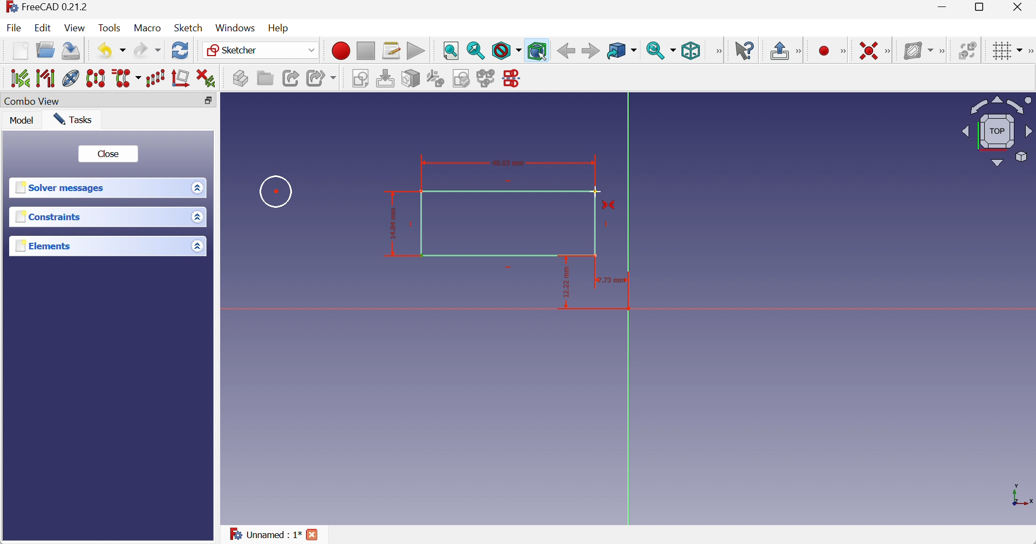  I want to click on [Sketcher constraints], so click(890, 51).